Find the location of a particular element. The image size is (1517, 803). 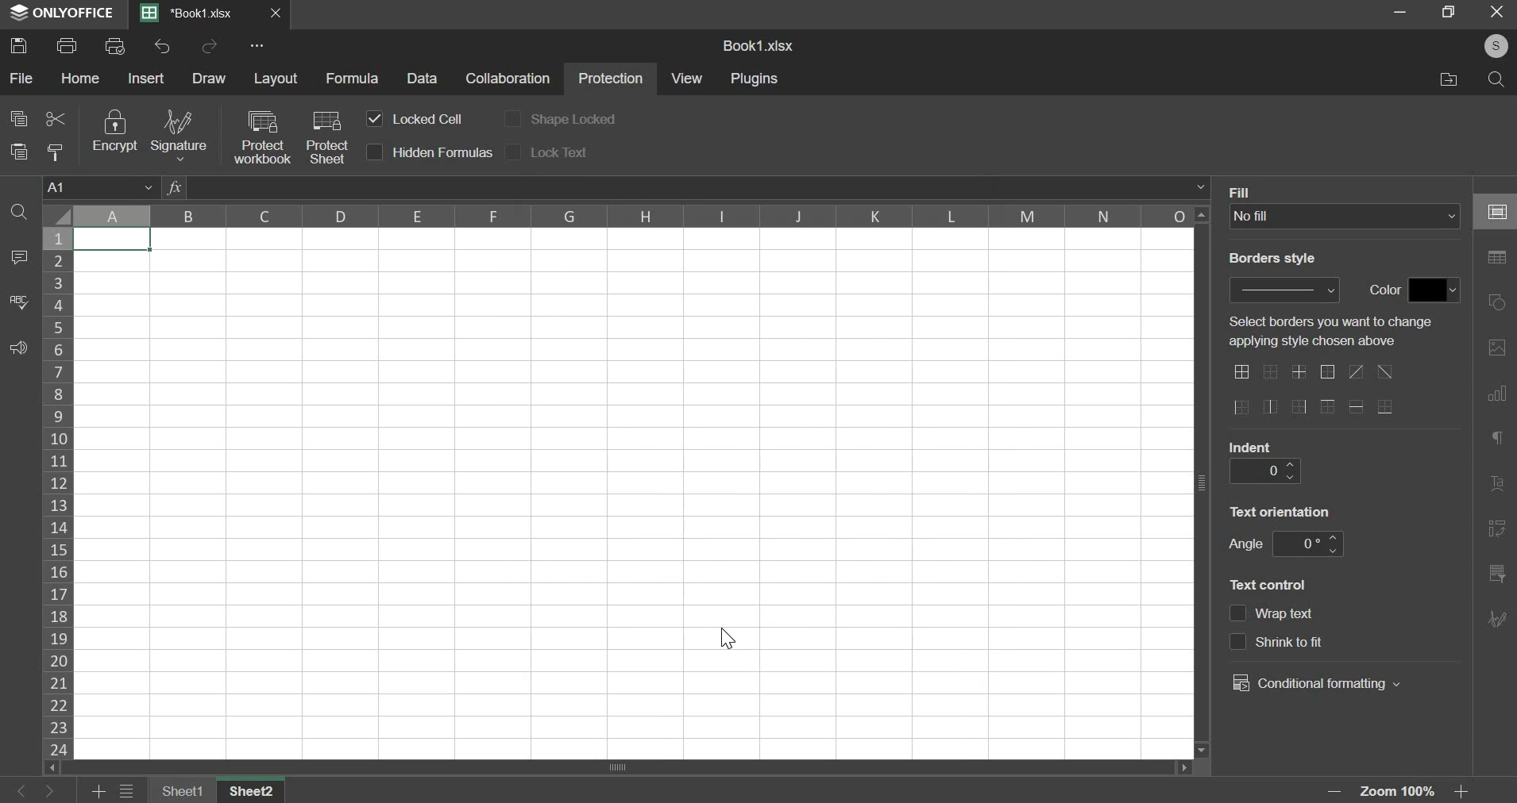

Cursor is located at coordinates (728, 640).